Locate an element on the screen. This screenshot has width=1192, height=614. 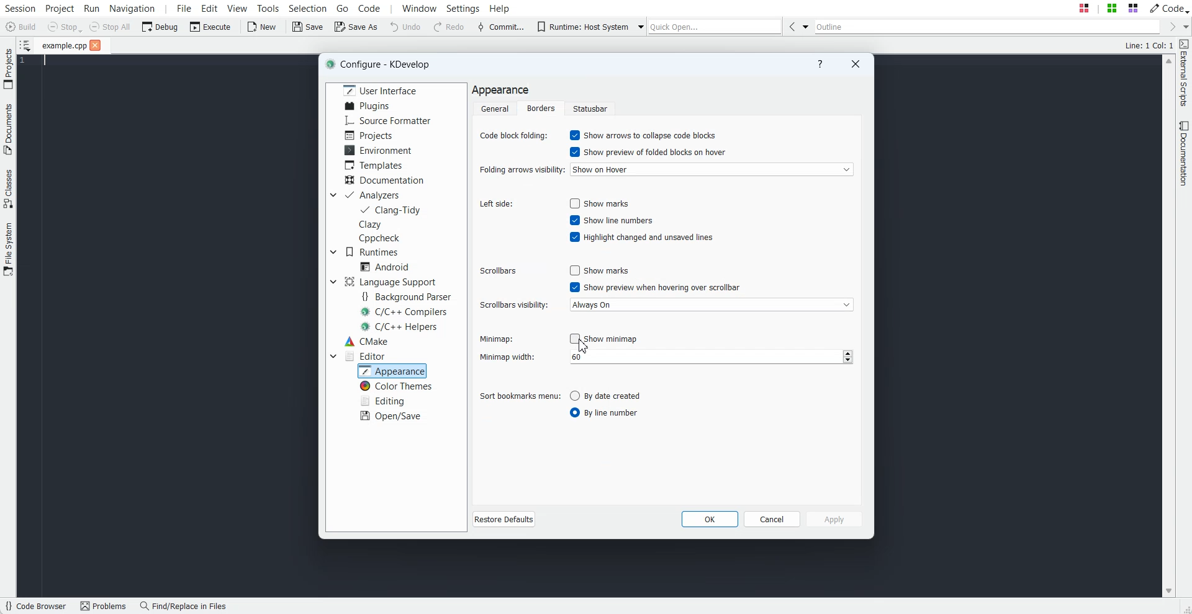
Drop down box is located at coordinates (638, 26).